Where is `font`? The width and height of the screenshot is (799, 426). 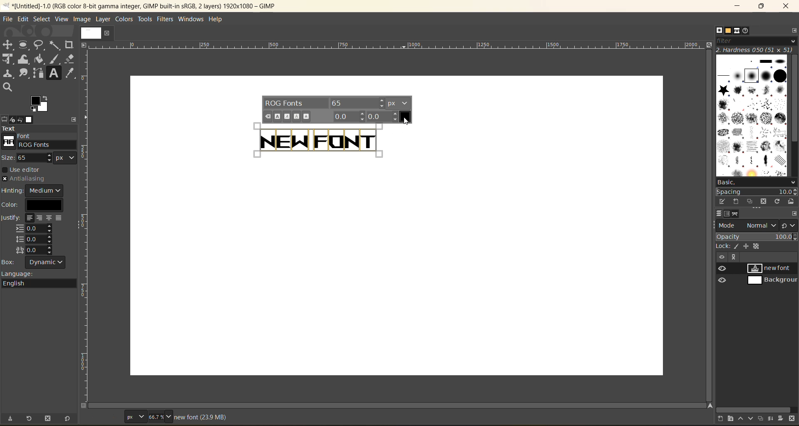 font is located at coordinates (40, 141).